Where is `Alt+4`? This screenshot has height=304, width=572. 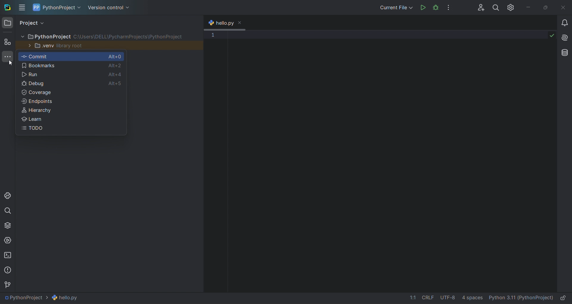
Alt+4 is located at coordinates (116, 75).